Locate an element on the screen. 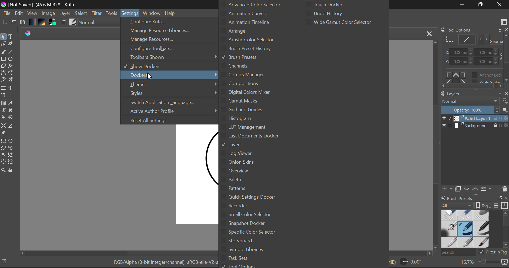 Image resolution: width=509 pixels, height=268 pixels. Manage Resources is located at coordinates (167, 39).